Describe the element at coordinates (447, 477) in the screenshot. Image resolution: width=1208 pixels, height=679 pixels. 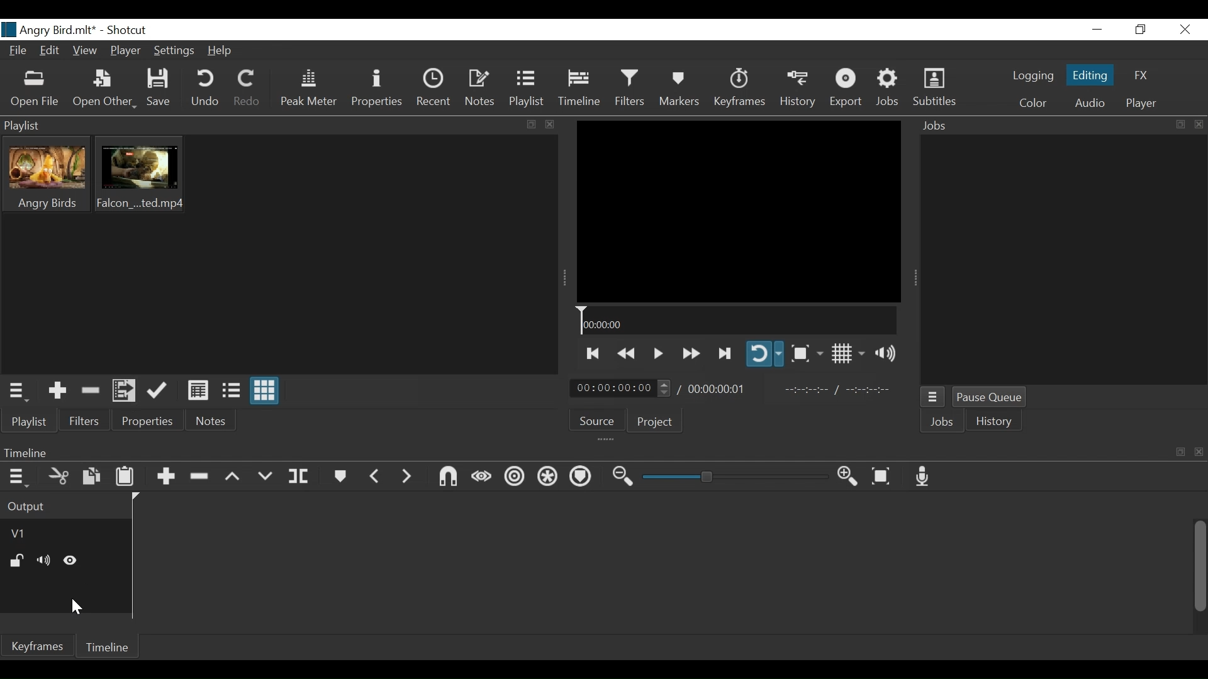
I see `Snap` at that location.